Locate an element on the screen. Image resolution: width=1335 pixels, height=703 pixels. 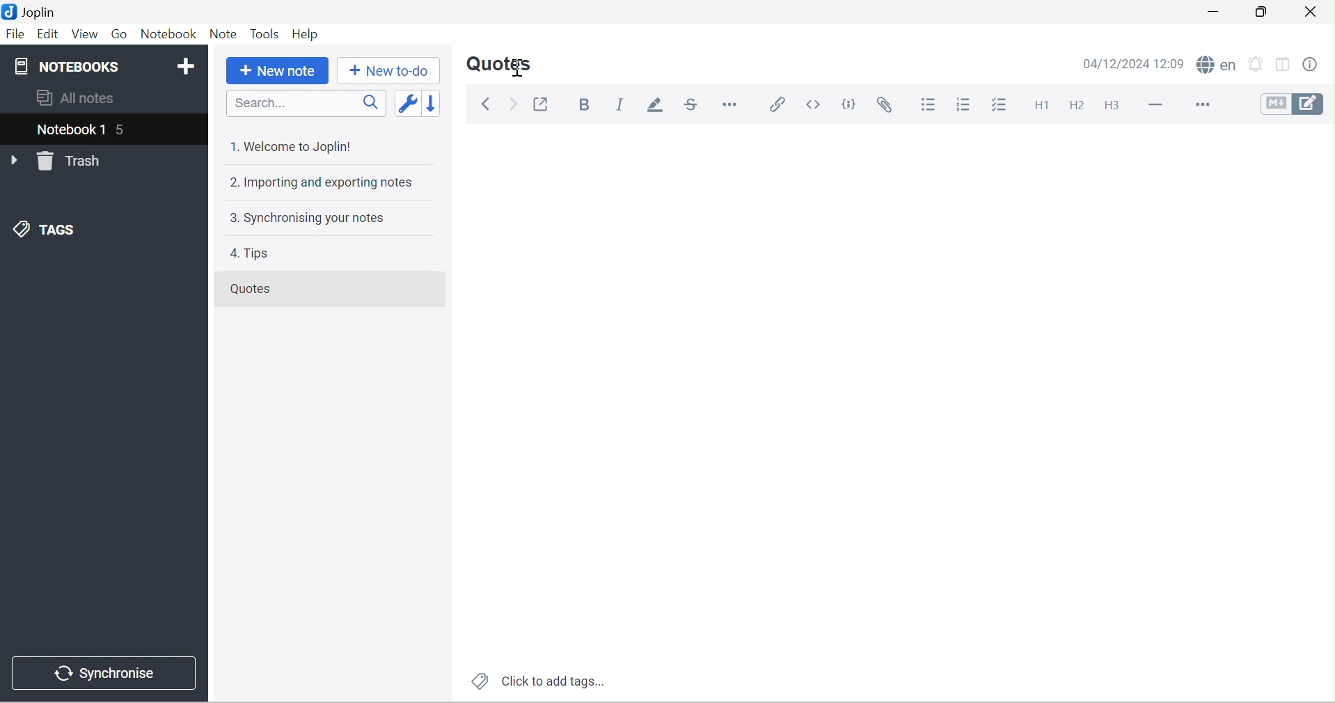
Note properties is located at coordinates (1319, 62).